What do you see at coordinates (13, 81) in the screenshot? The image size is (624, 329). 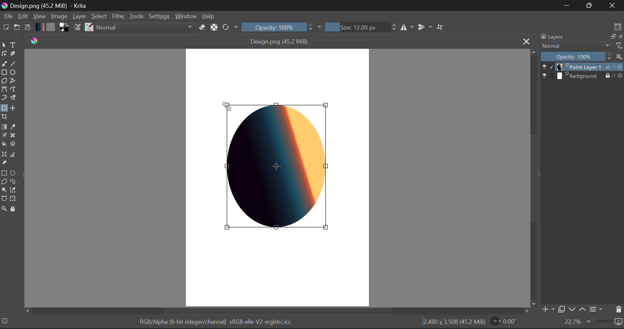 I see `Polyline` at bounding box center [13, 81].